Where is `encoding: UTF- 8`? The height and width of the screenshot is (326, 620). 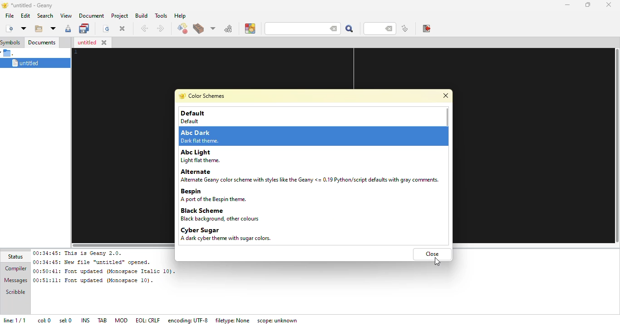
encoding: UTF- 8 is located at coordinates (189, 320).